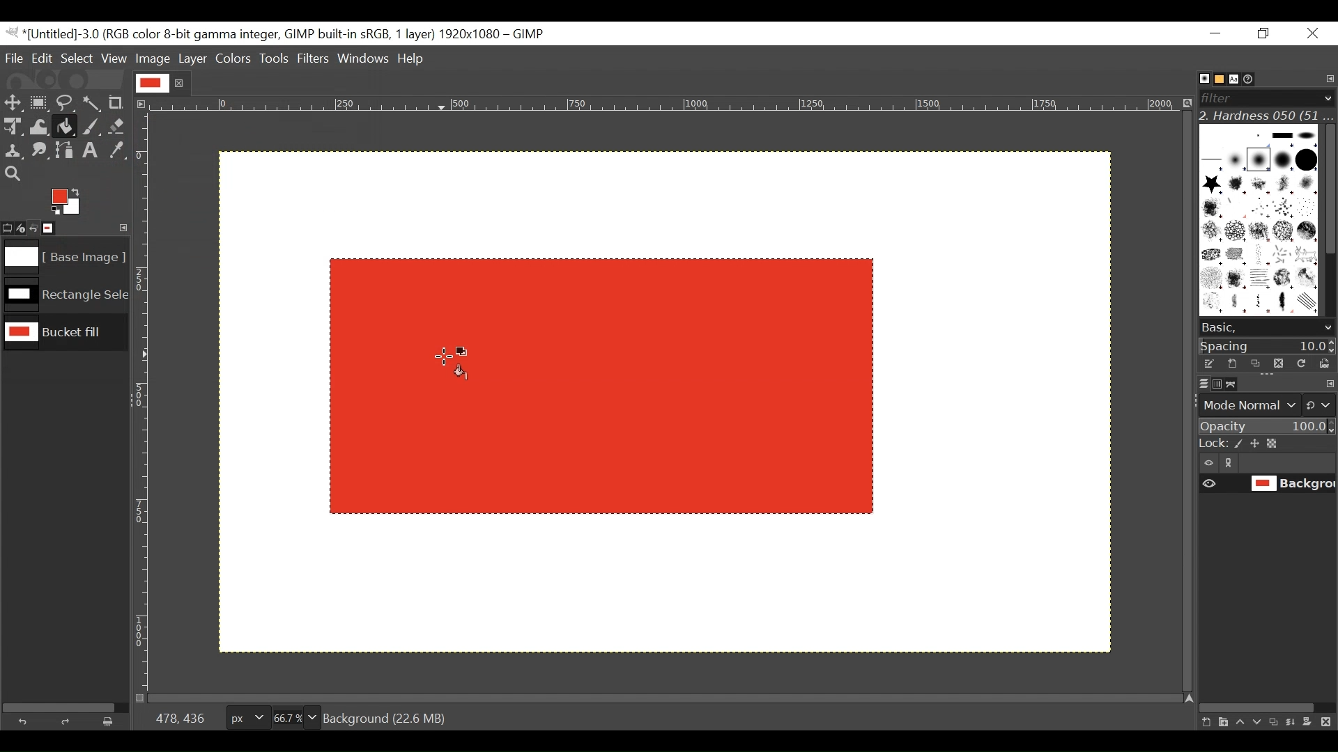  I want to click on Warp Transform, so click(37, 128).